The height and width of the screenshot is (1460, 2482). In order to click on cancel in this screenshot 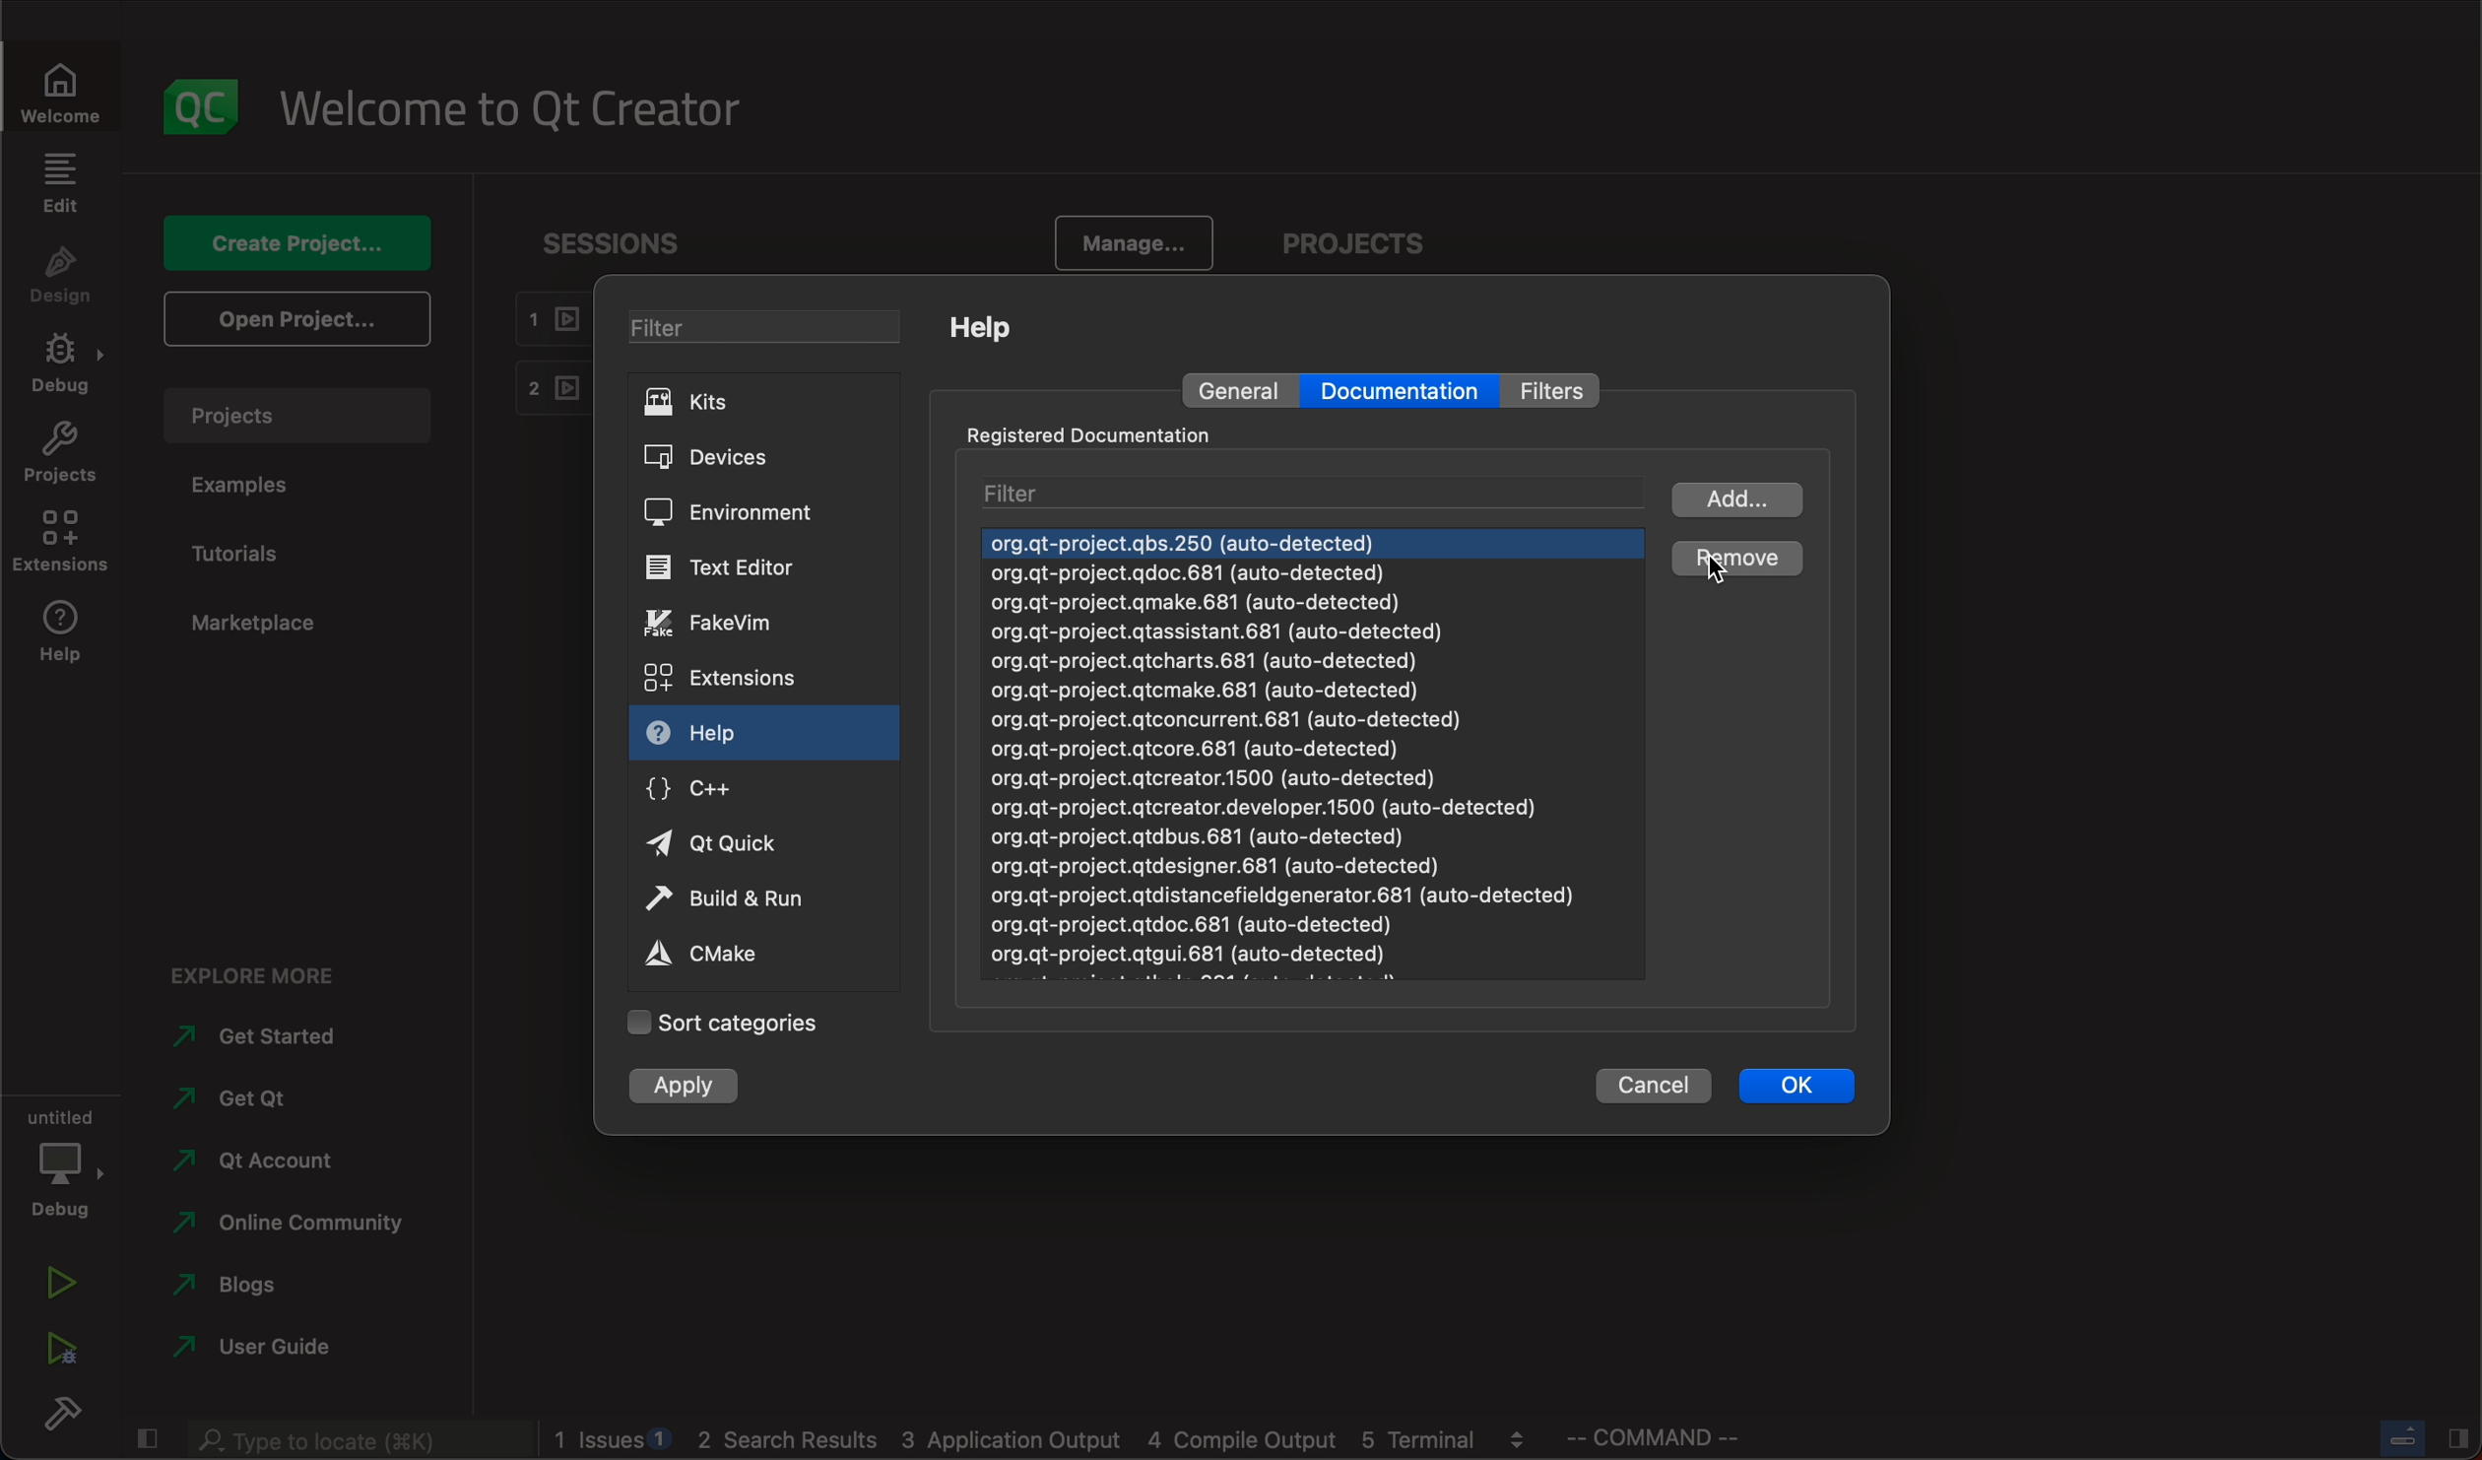, I will do `click(1629, 1085)`.